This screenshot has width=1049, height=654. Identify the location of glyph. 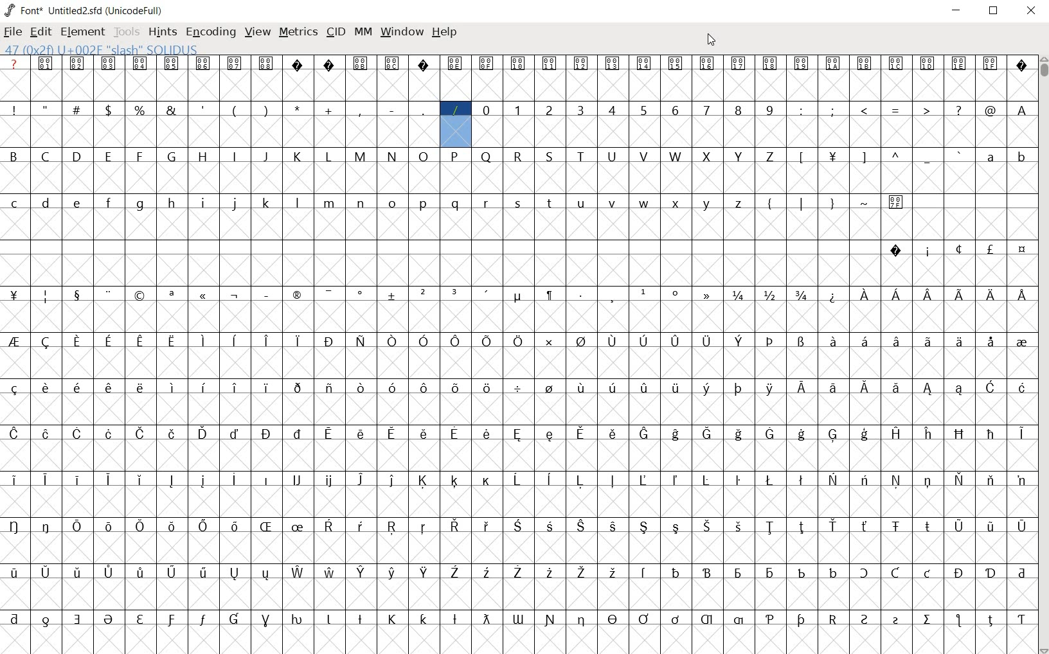
(676, 156).